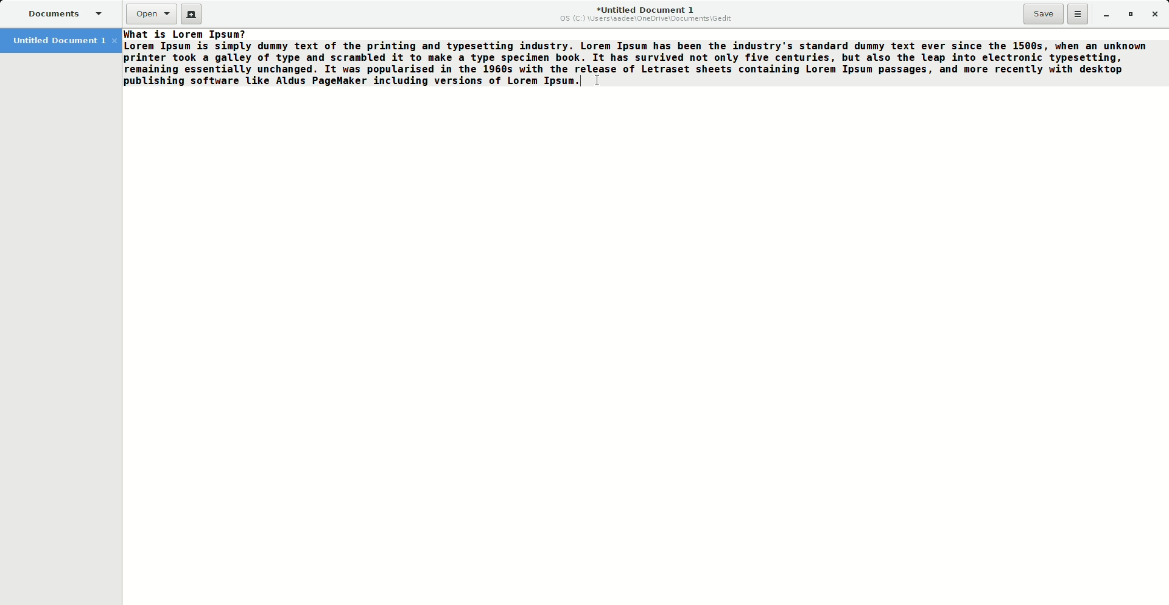 The width and height of the screenshot is (1169, 605). Describe the element at coordinates (1102, 14) in the screenshot. I see `Minimize` at that location.